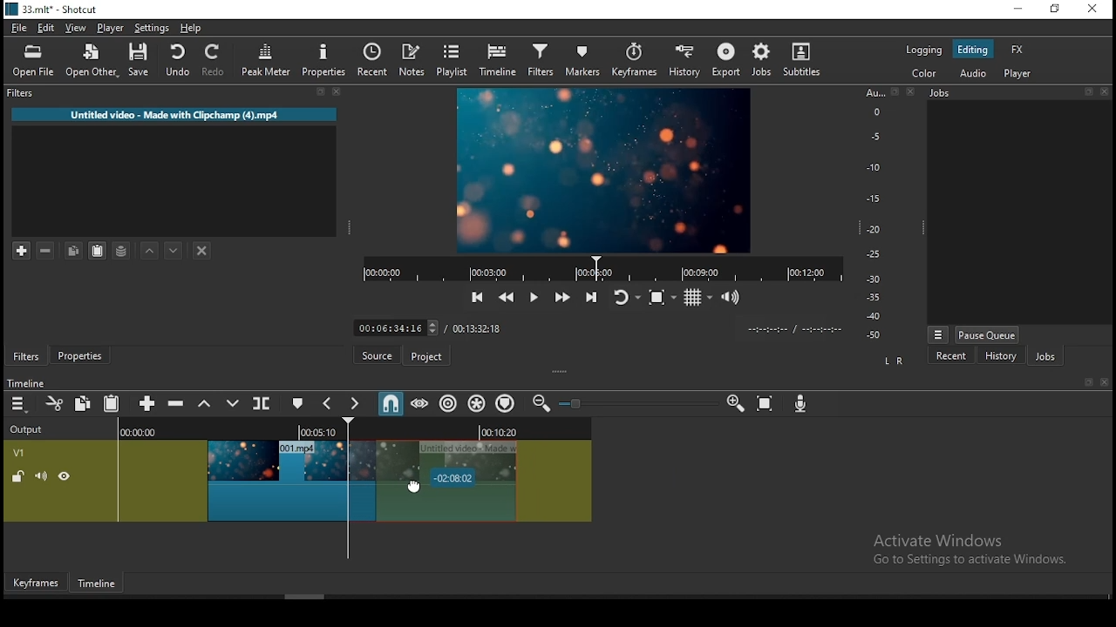 This screenshot has width=1116, height=627. What do you see at coordinates (375, 355) in the screenshot?
I see `Source` at bounding box center [375, 355].